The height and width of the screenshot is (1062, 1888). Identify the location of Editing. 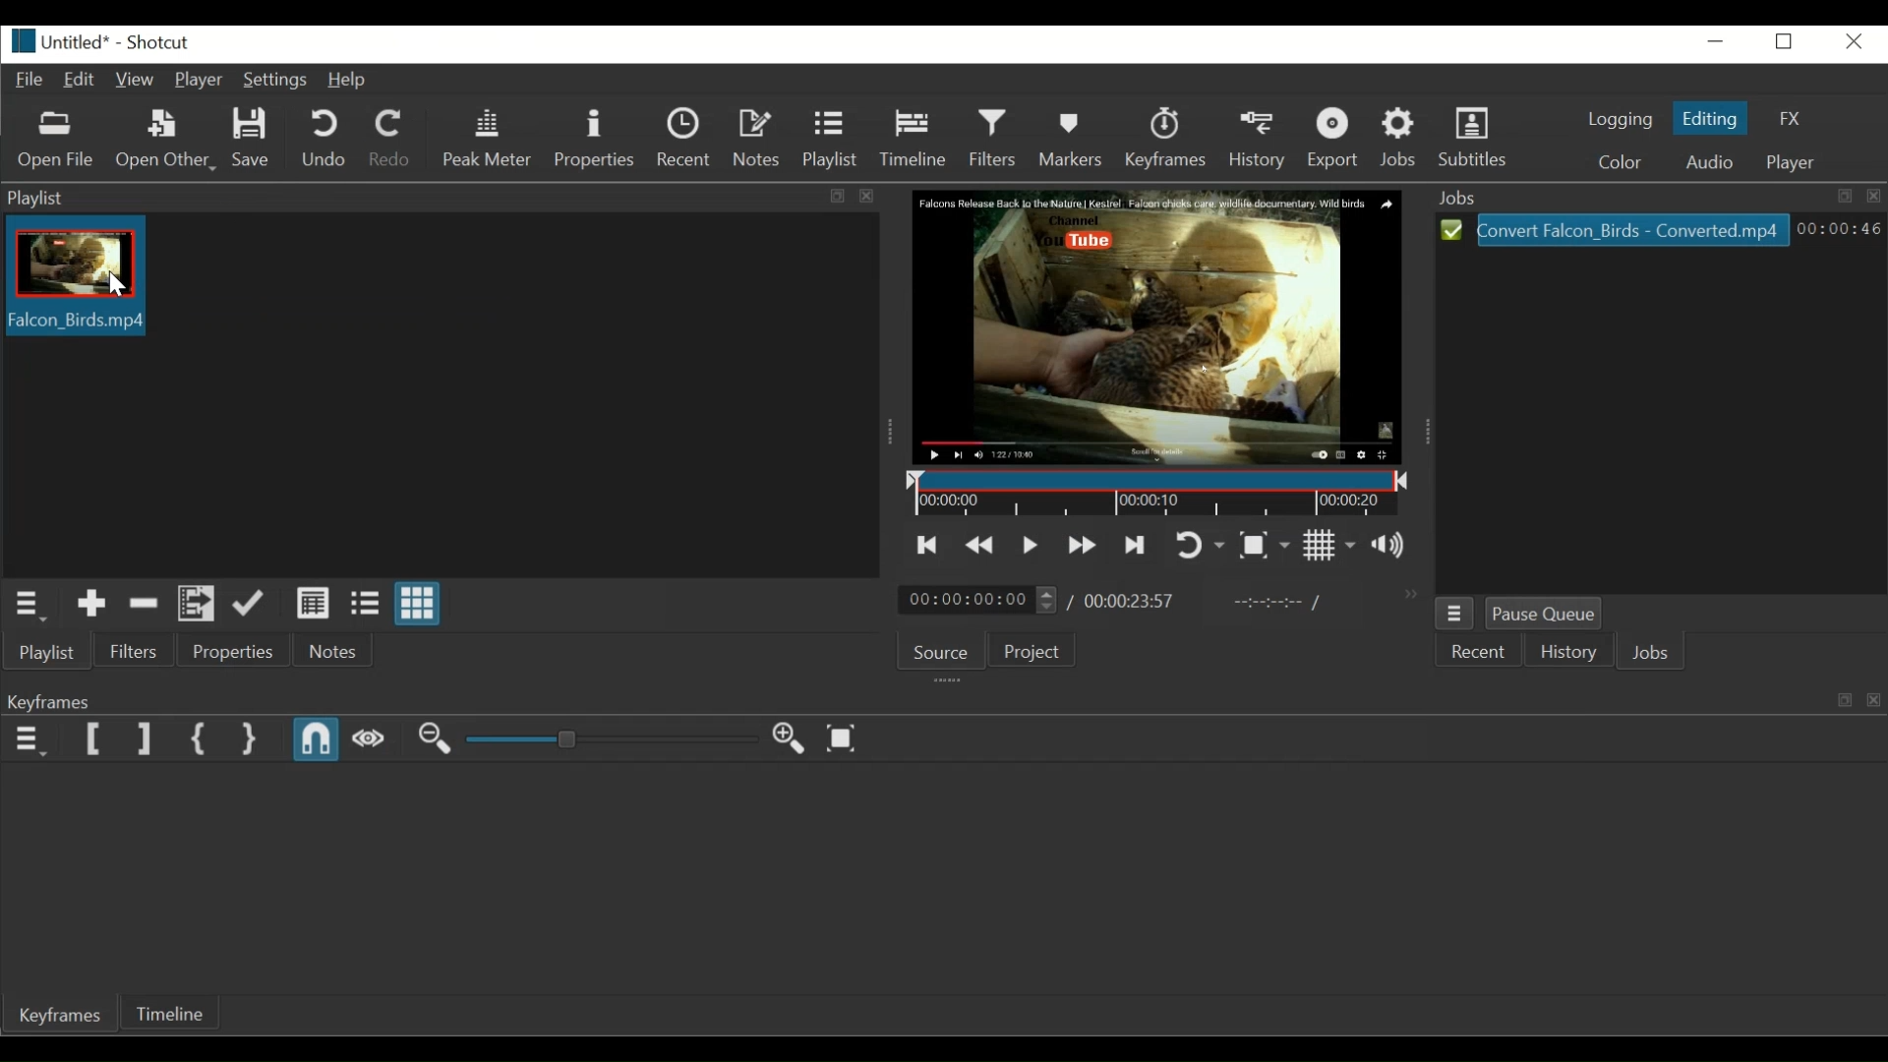
(1708, 118).